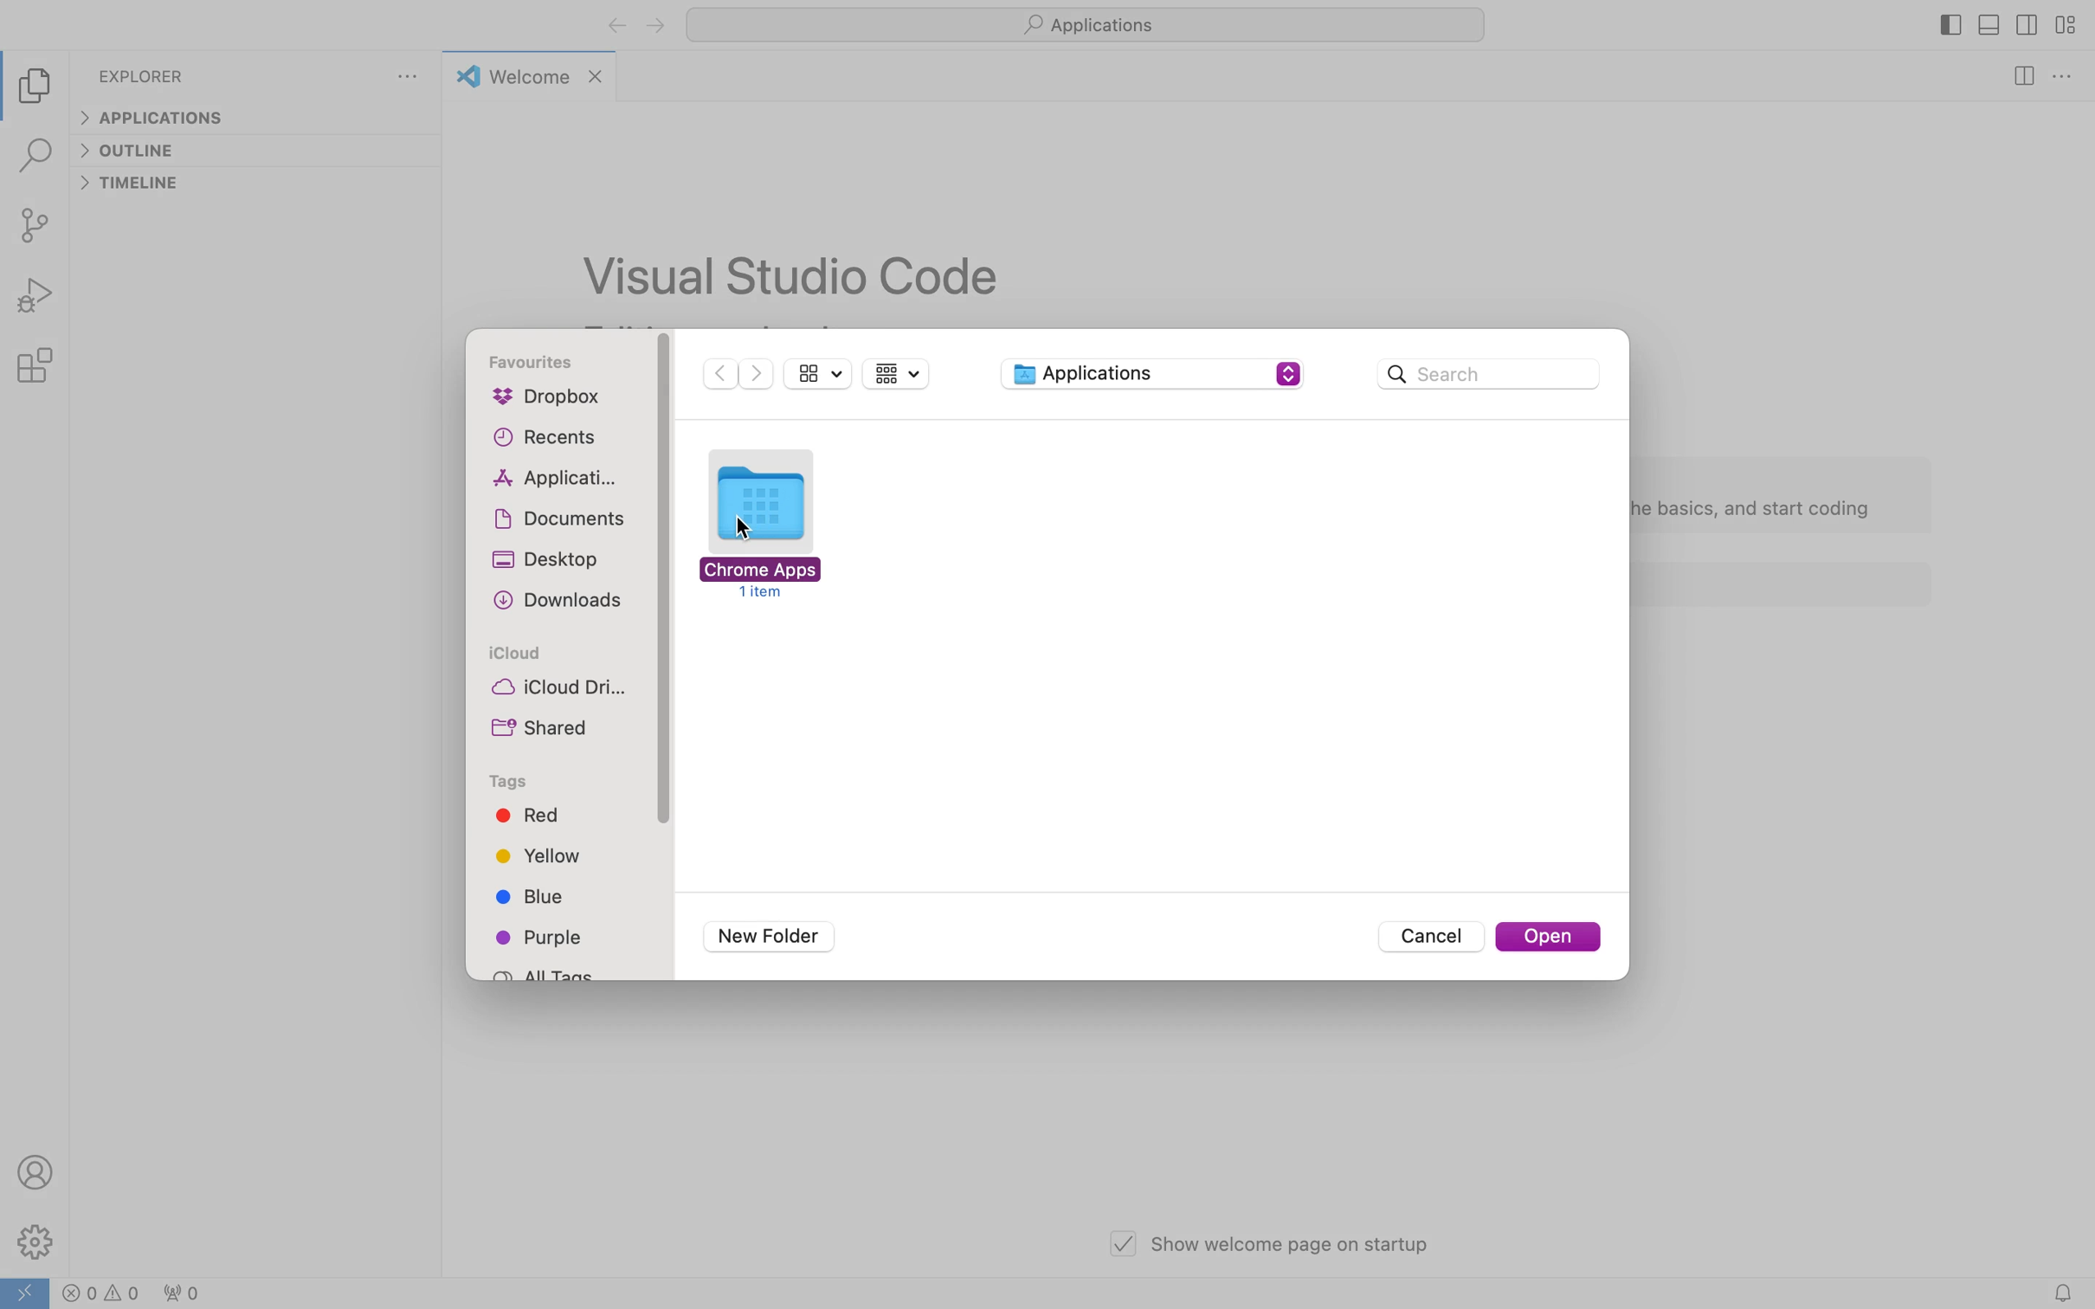 The height and width of the screenshot is (1309, 2095). I want to click on more options, so click(2061, 80).